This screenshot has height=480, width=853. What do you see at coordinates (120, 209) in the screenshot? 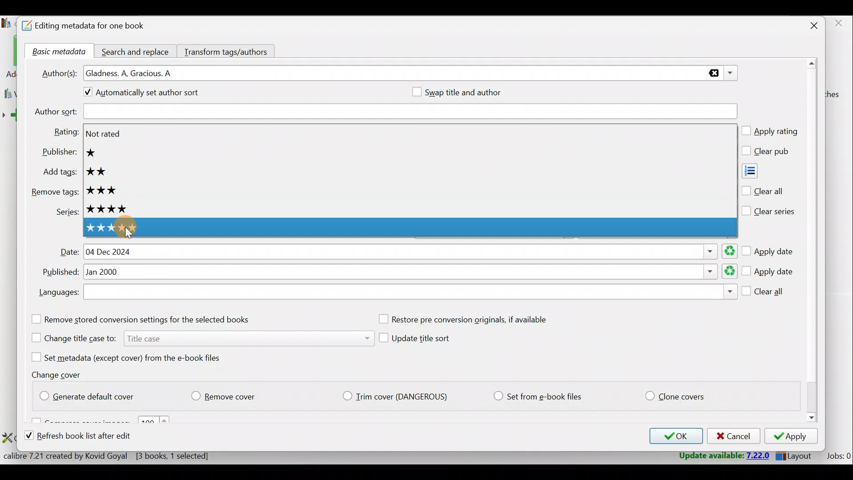
I see `4 star rating` at bounding box center [120, 209].